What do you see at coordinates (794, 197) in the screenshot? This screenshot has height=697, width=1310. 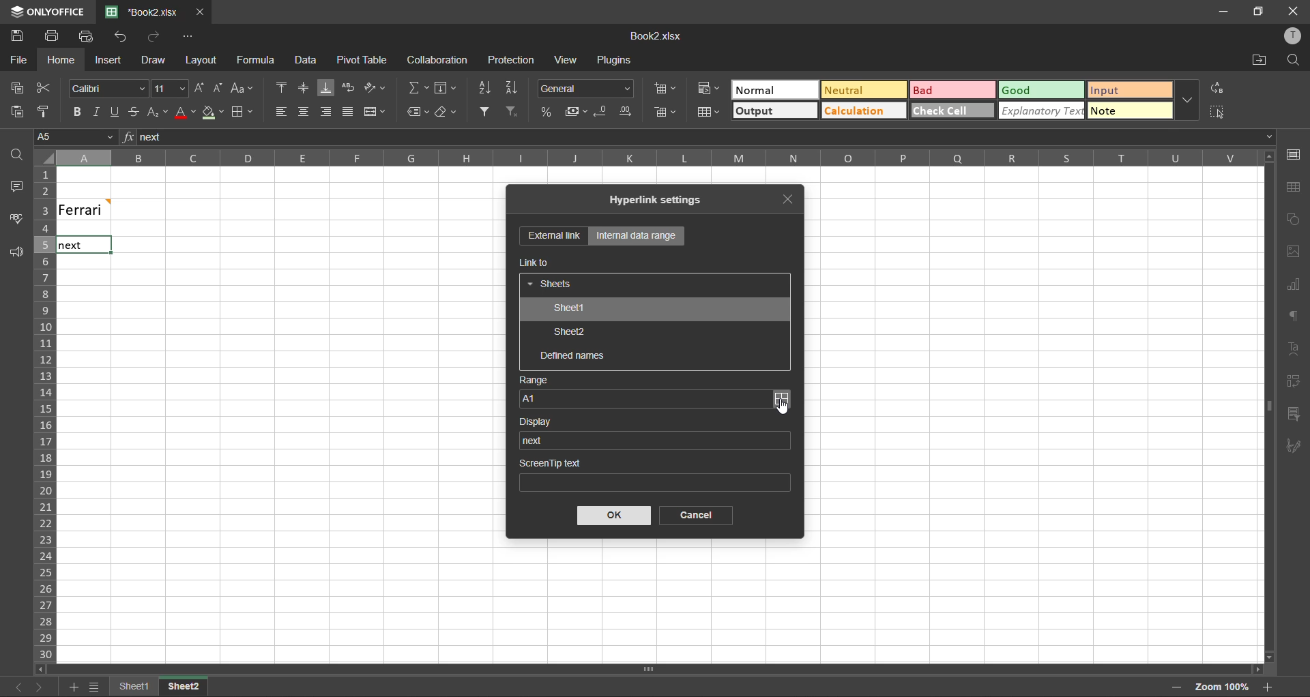 I see `close tab` at bounding box center [794, 197].